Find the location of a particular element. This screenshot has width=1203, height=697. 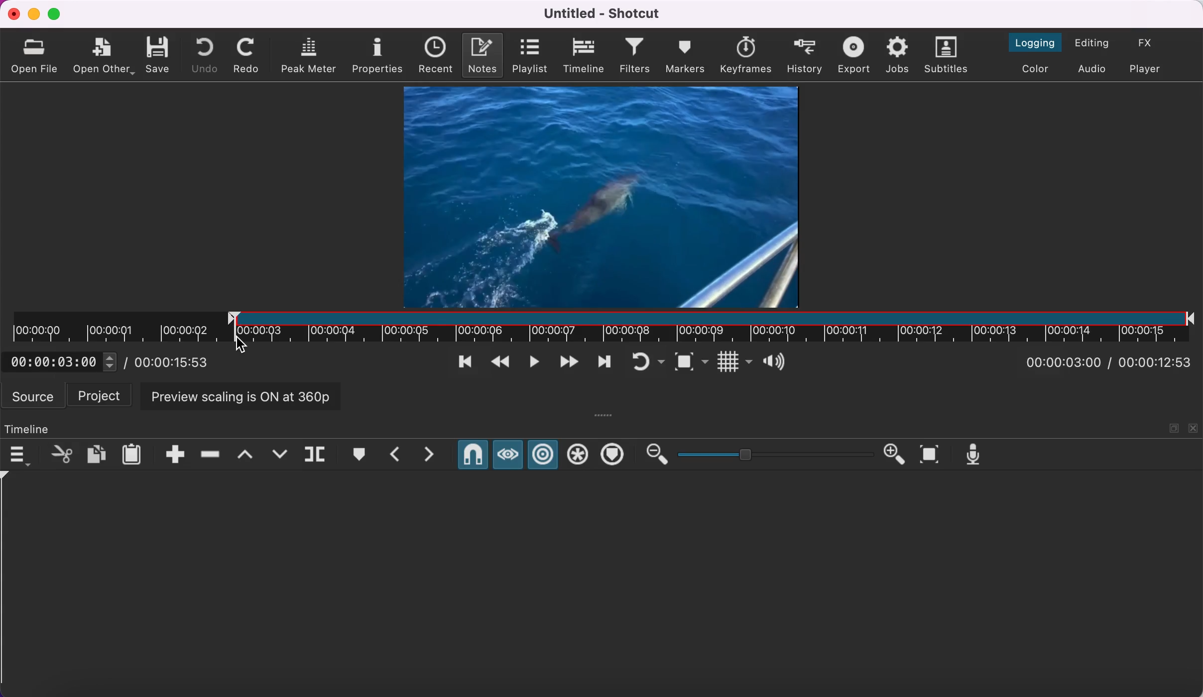

next marker is located at coordinates (431, 455).